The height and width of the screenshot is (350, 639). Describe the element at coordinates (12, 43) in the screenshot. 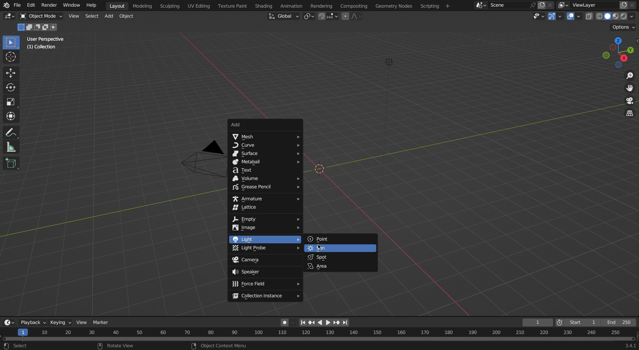

I see `Select Box` at that location.